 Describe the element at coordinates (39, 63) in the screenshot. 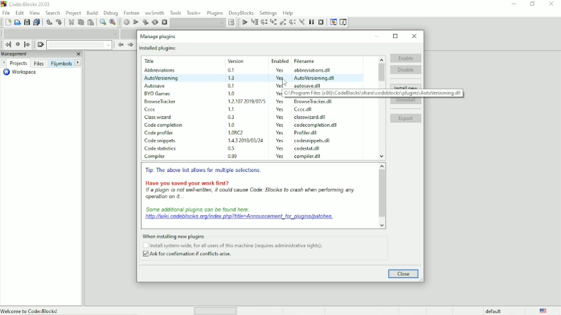

I see `Files` at that location.